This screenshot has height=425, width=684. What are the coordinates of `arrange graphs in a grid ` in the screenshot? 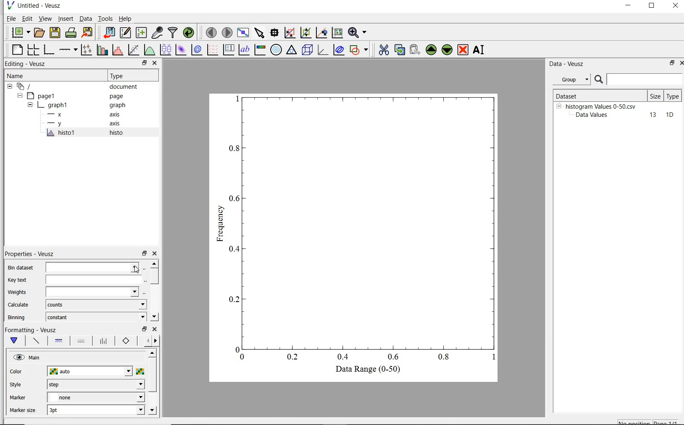 It's located at (34, 48).